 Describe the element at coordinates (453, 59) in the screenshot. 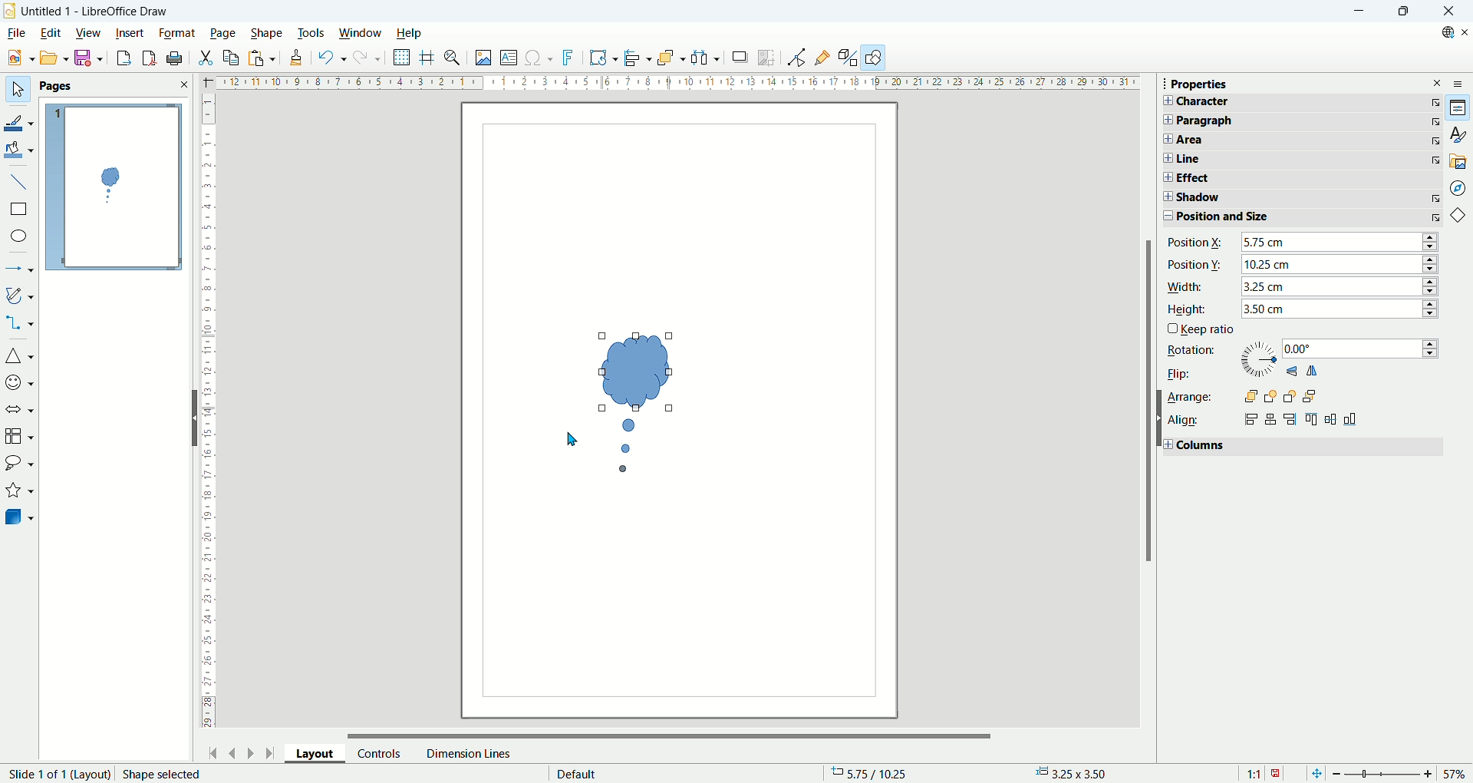

I see `zoom and pan` at that location.